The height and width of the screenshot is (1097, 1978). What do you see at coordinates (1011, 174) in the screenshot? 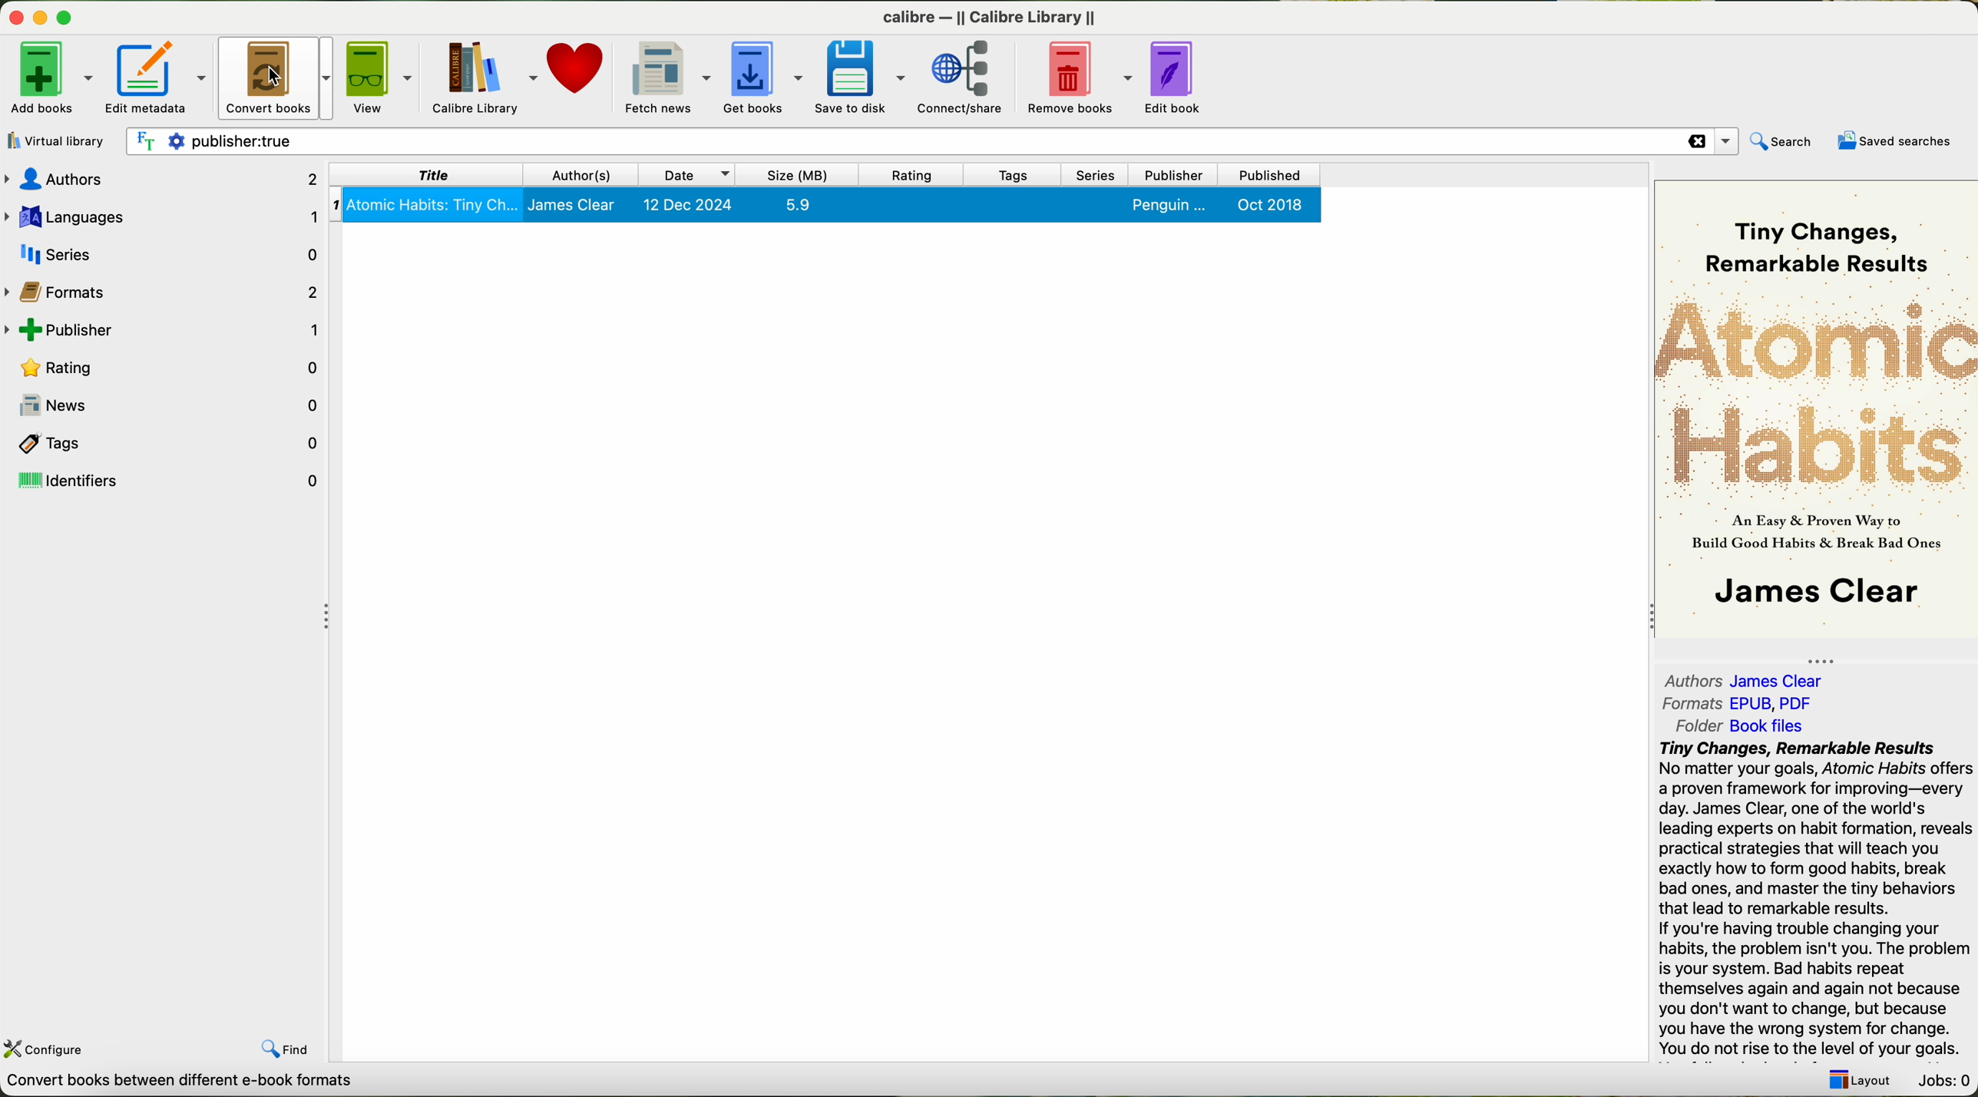
I see `tags` at bounding box center [1011, 174].